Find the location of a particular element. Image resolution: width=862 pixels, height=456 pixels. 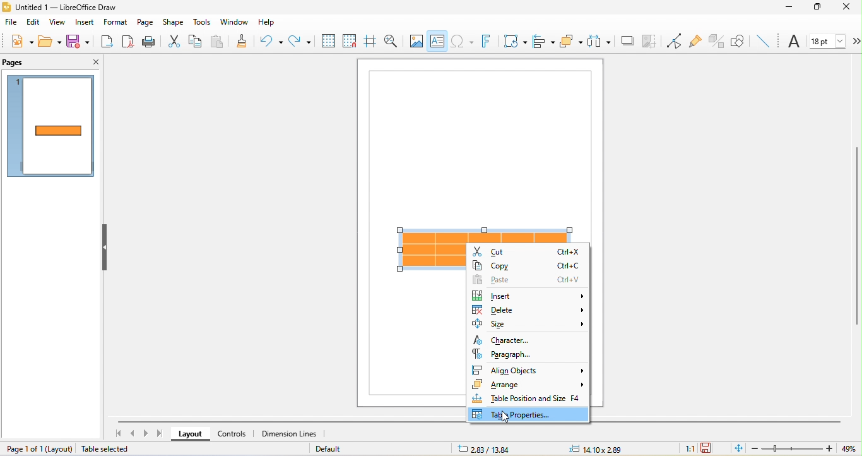

arrange is located at coordinates (571, 40).